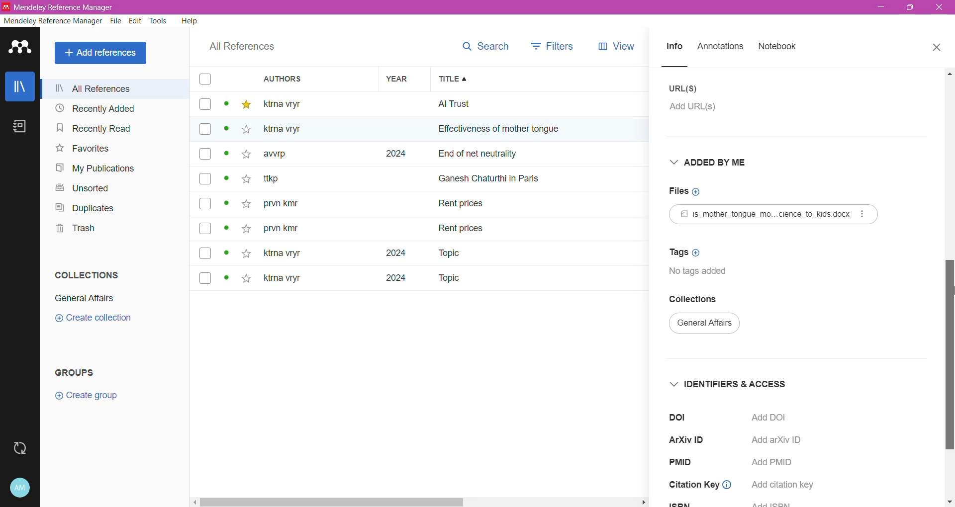 The image size is (955, 507). I want to click on Favorites, so click(83, 149).